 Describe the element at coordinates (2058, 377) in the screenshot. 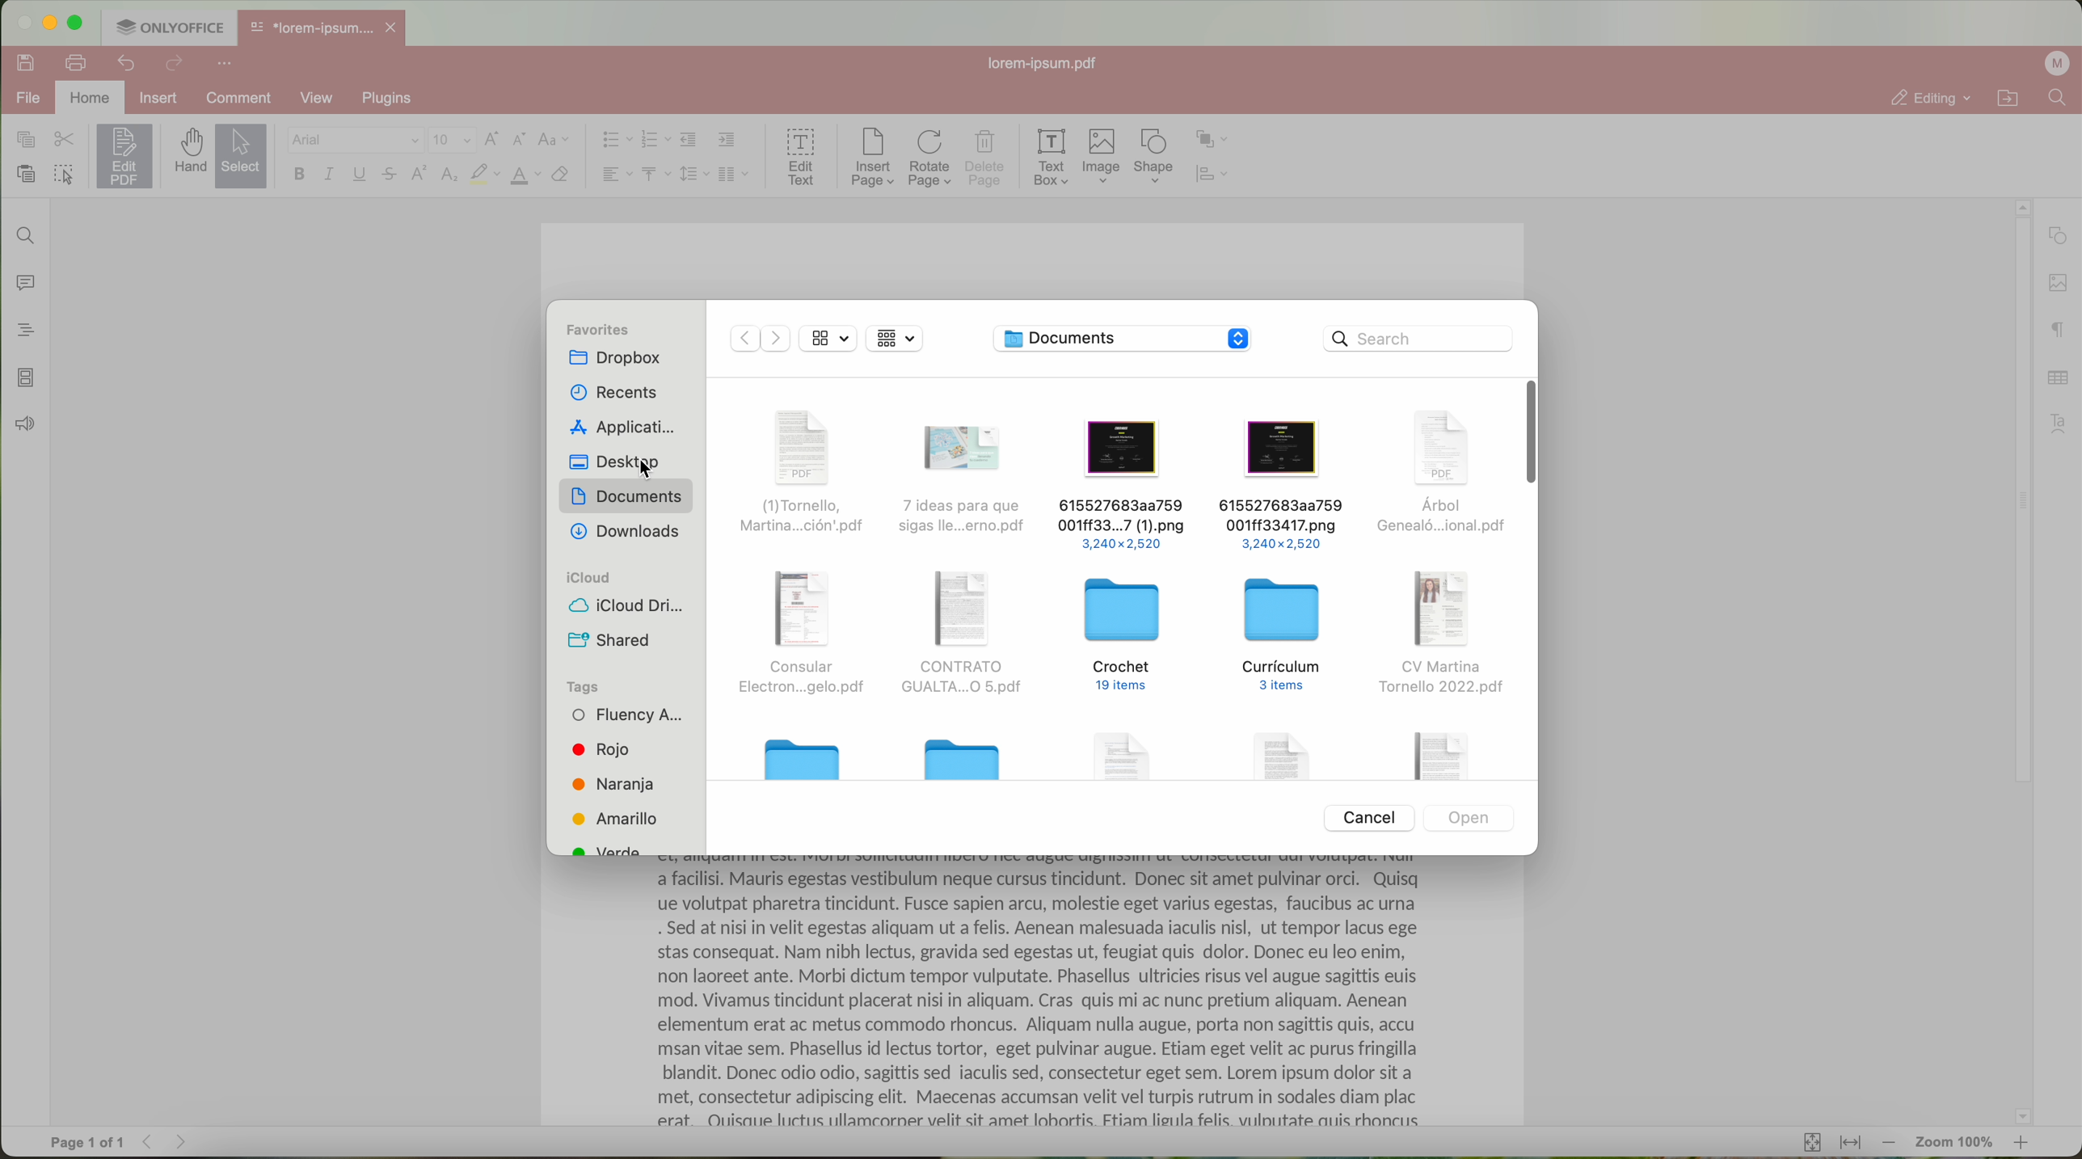

I see `table settings` at that location.